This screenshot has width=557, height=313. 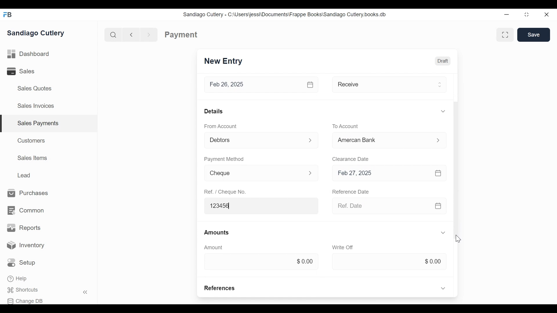 I want to click on Feb 27, 2025, so click(x=380, y=173).